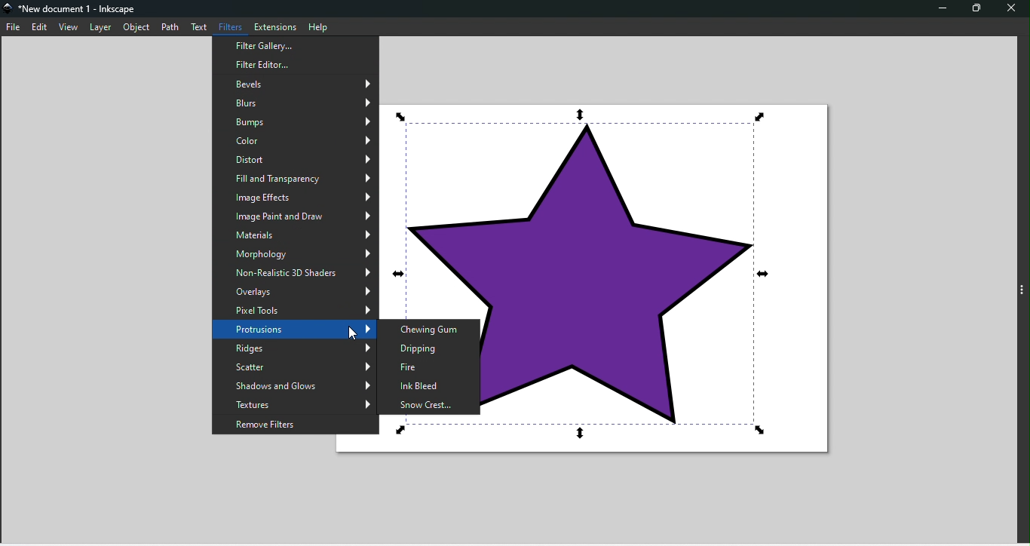  Describe the element at coordinates (976, 8) in the screenshot. I see `Maximize` at that location.